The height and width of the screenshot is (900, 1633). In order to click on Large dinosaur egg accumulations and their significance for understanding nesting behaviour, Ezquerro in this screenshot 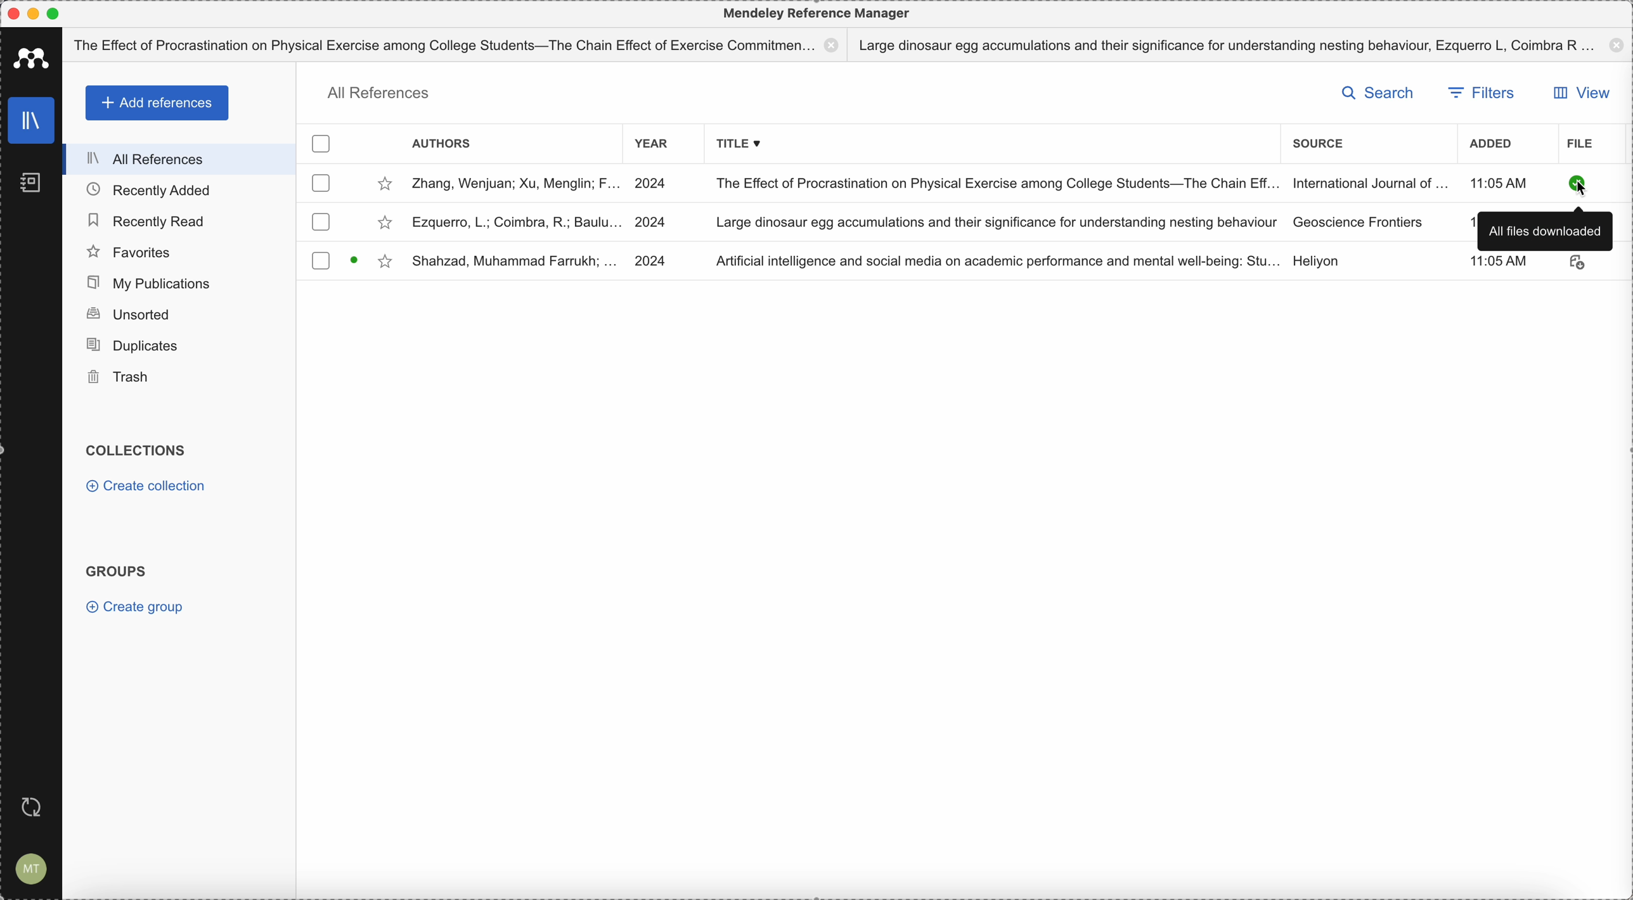, I will do `click(1243, 45)`.